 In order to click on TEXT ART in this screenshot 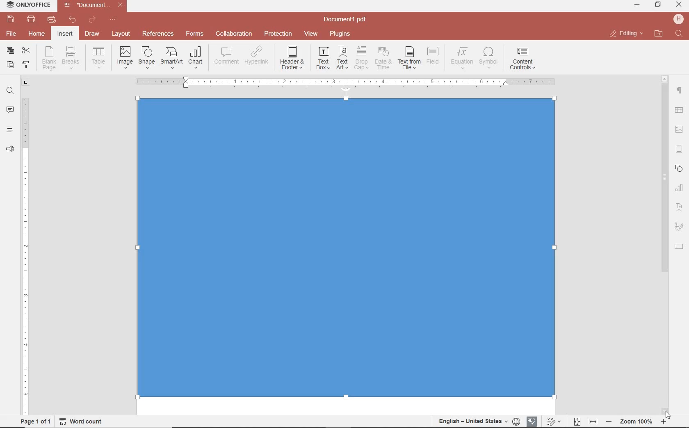, I will do `click(680, 208)`.